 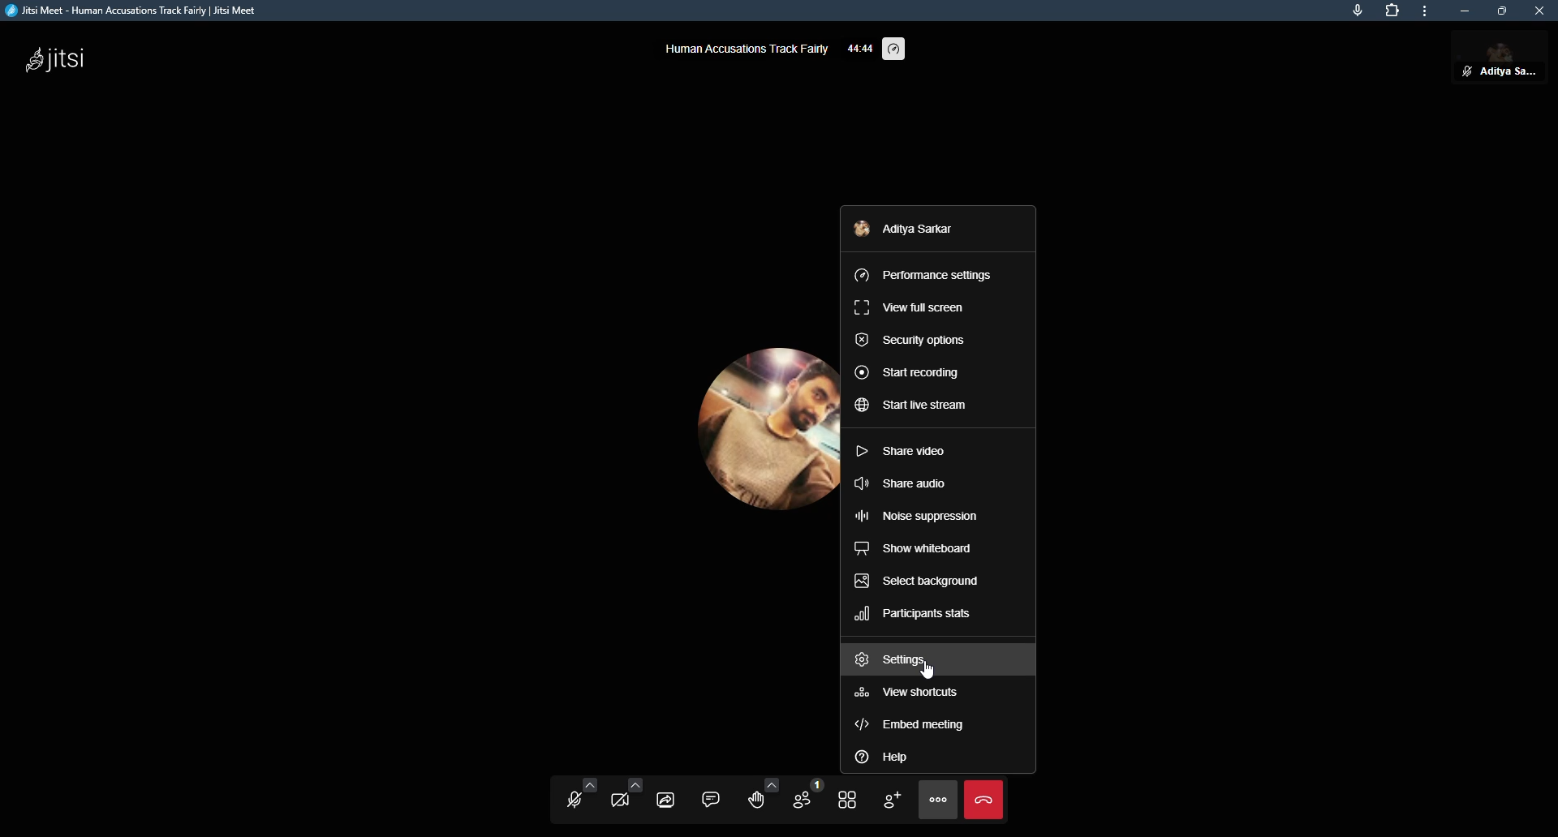 What do you see at coordinates (859, 48) in the screenshot?
I see `elapsed time` at bounding box center [859, 48].